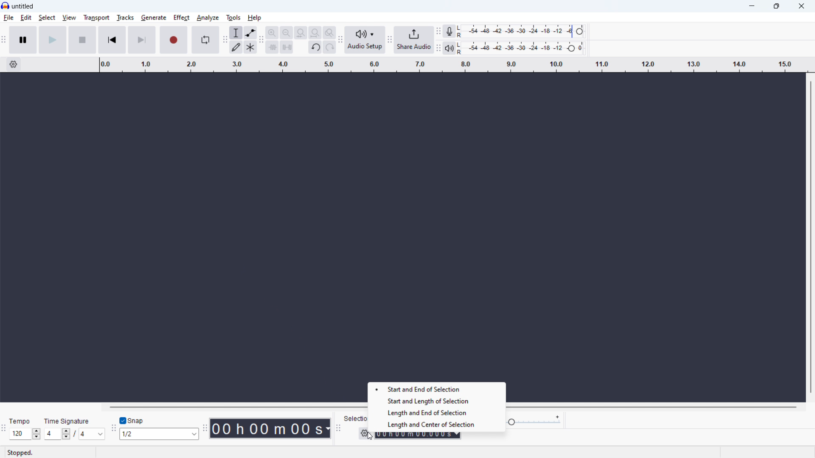 The width and height of the screenshot is (815, 458). What do you see at coordinates (453, 64) in the screenshot?
I see `timeline` at bounding box center [453, 64].